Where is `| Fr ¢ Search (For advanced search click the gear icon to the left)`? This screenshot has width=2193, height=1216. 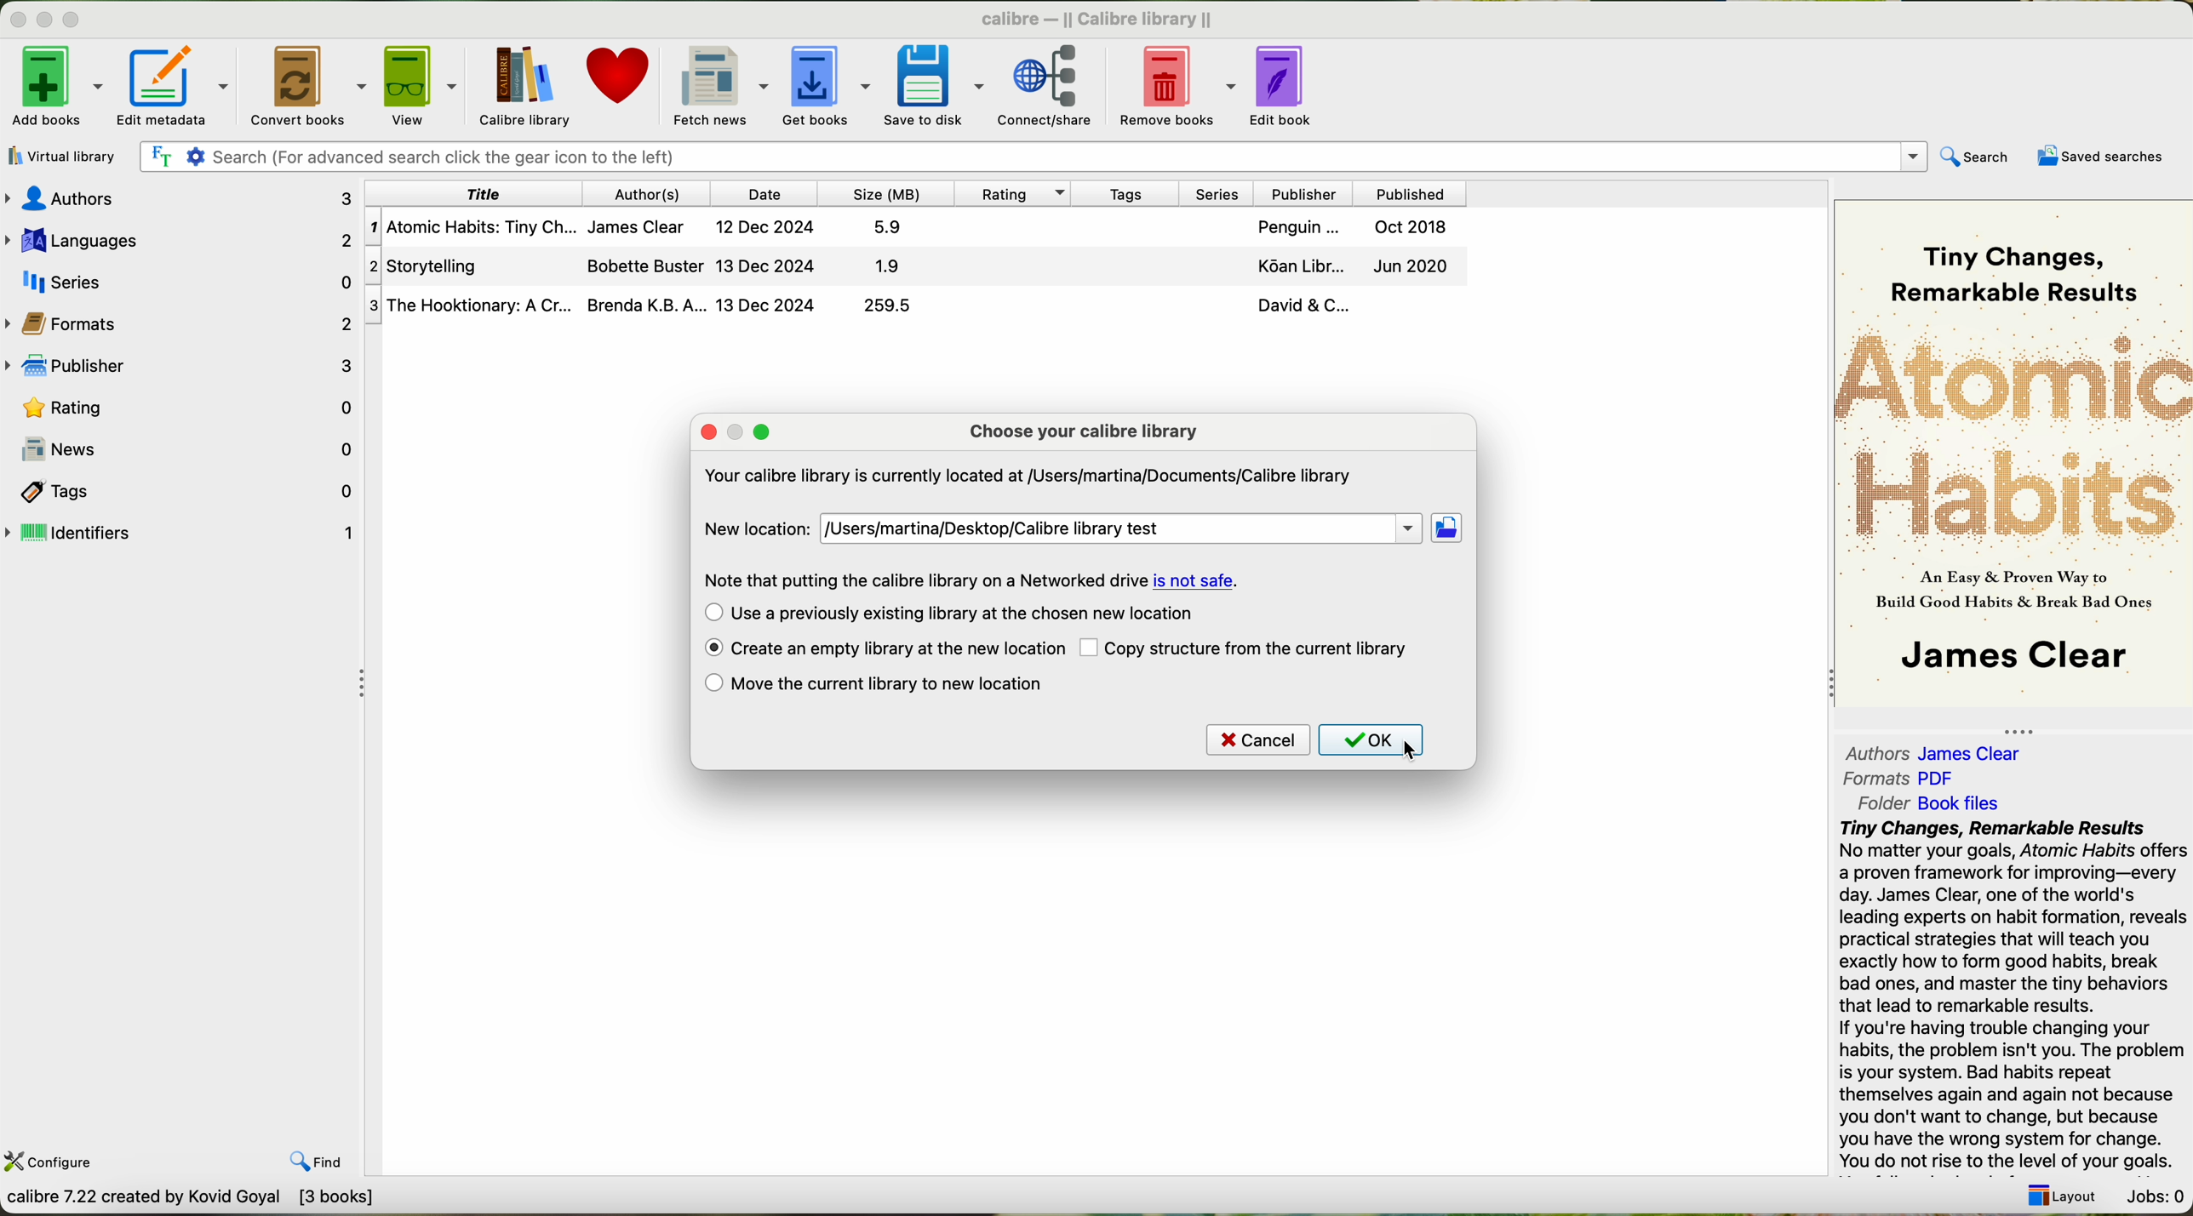 | Fr ¢ Search (For advanced search click the gear icon to the left) is located at coordinates (1027, 155).